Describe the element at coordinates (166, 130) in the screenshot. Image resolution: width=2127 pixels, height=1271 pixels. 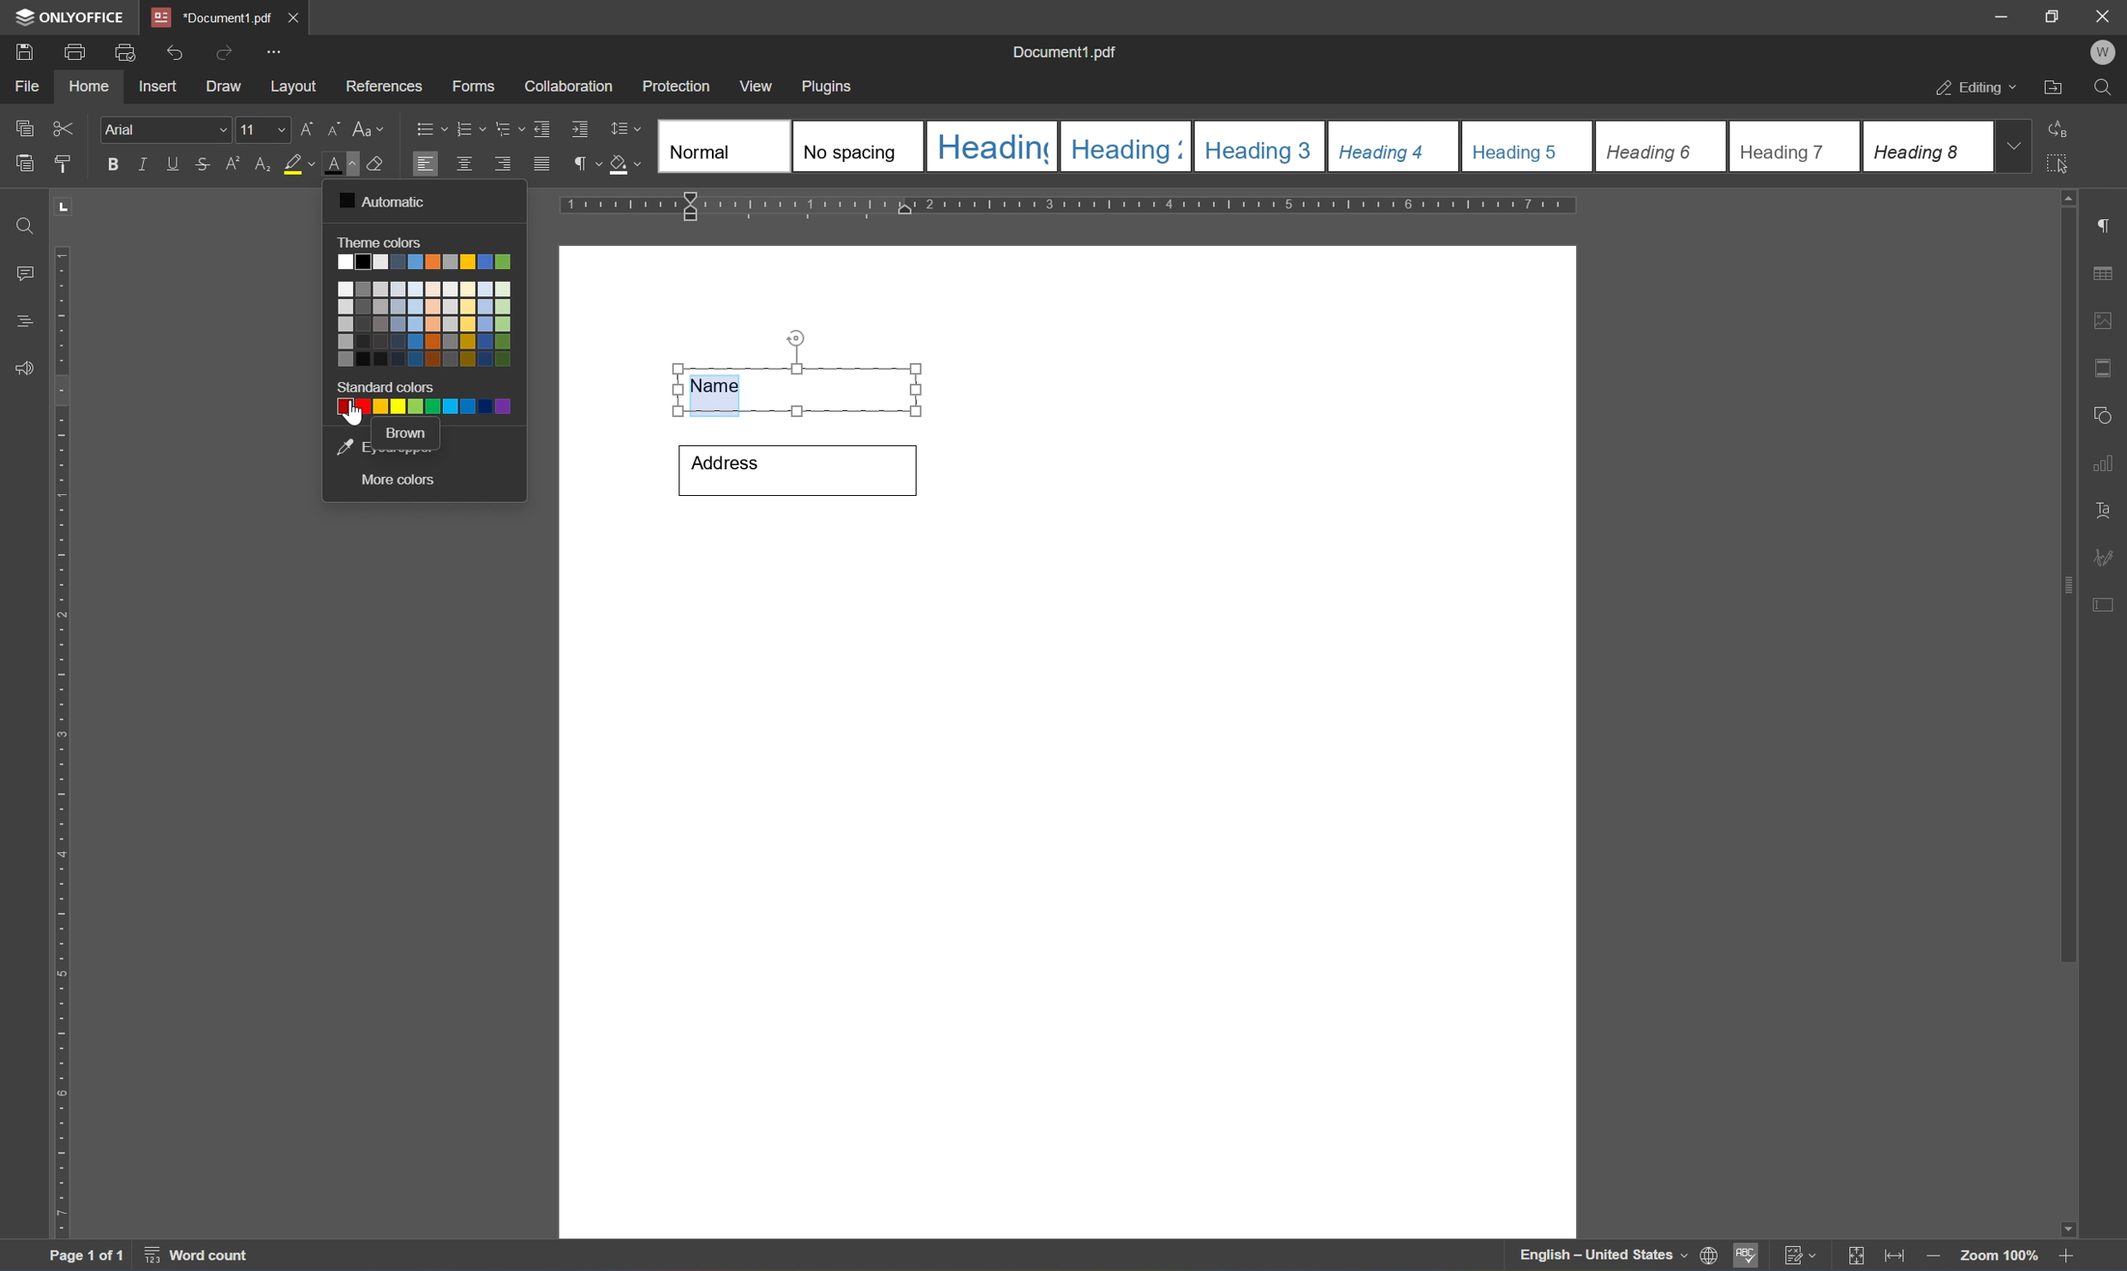
I see `font` at that location.